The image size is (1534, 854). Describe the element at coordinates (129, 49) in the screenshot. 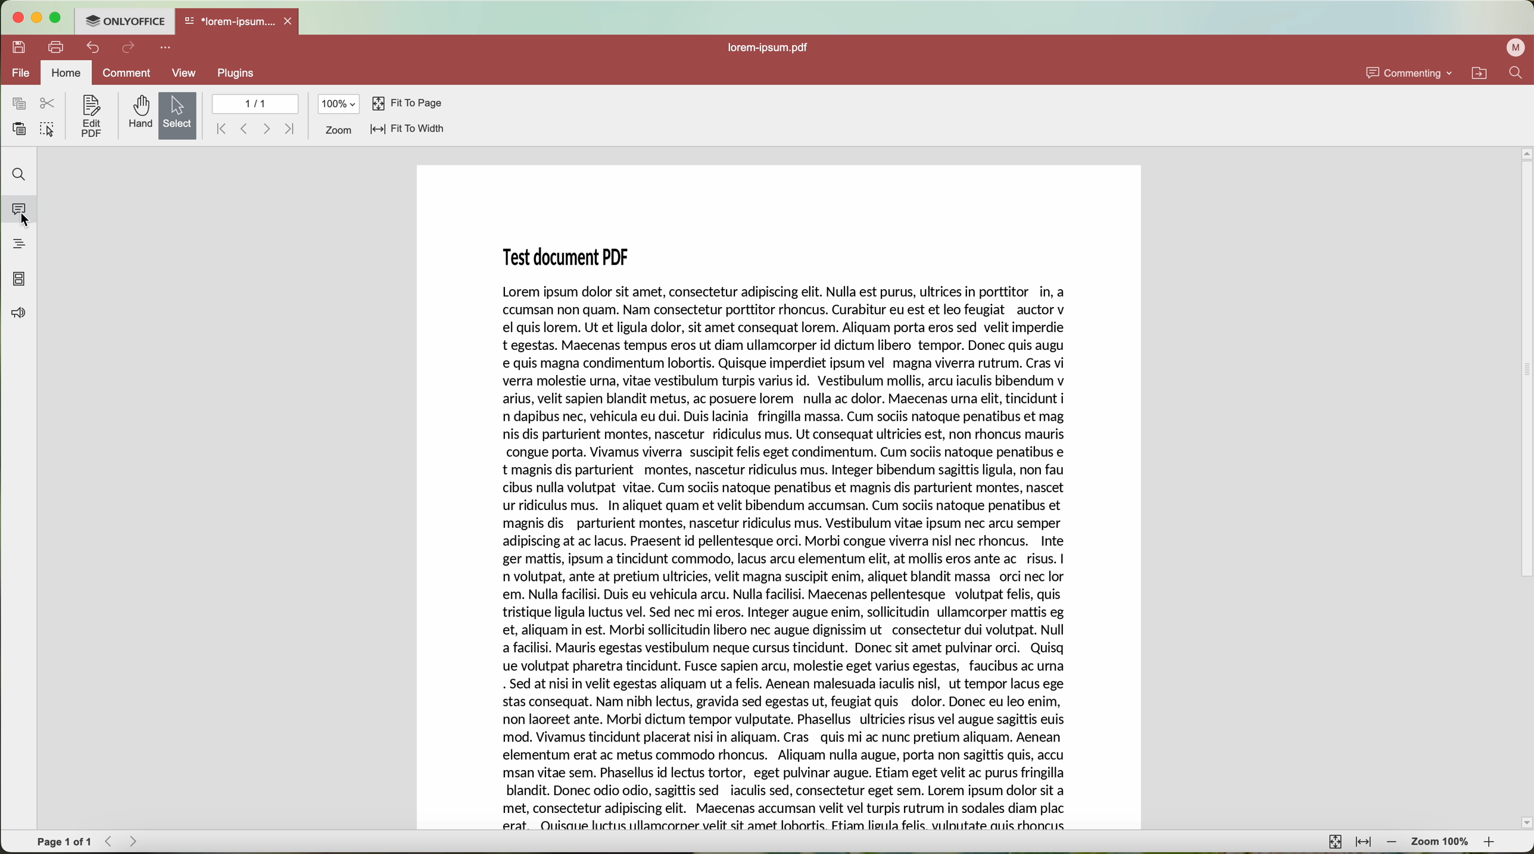

I see `redo` at that location.